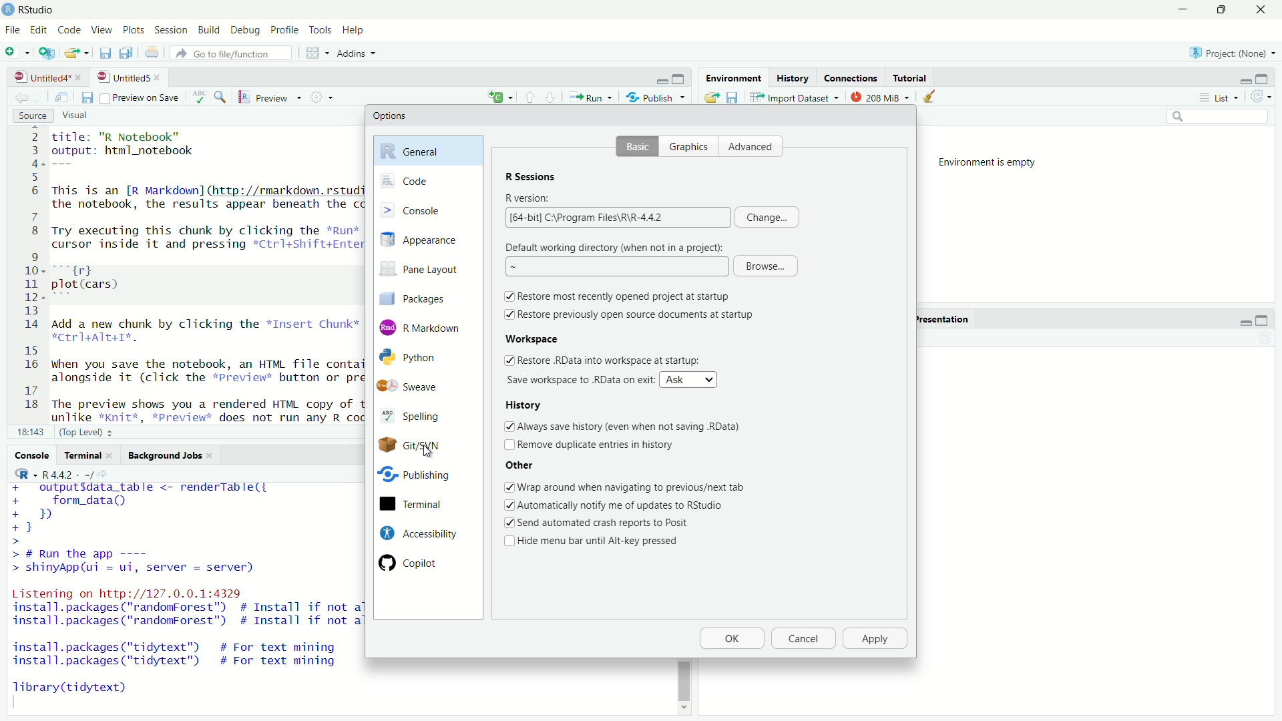 The width and height of the screenshot is (1282, 721). I want to click on cursor, so click(426, 453).